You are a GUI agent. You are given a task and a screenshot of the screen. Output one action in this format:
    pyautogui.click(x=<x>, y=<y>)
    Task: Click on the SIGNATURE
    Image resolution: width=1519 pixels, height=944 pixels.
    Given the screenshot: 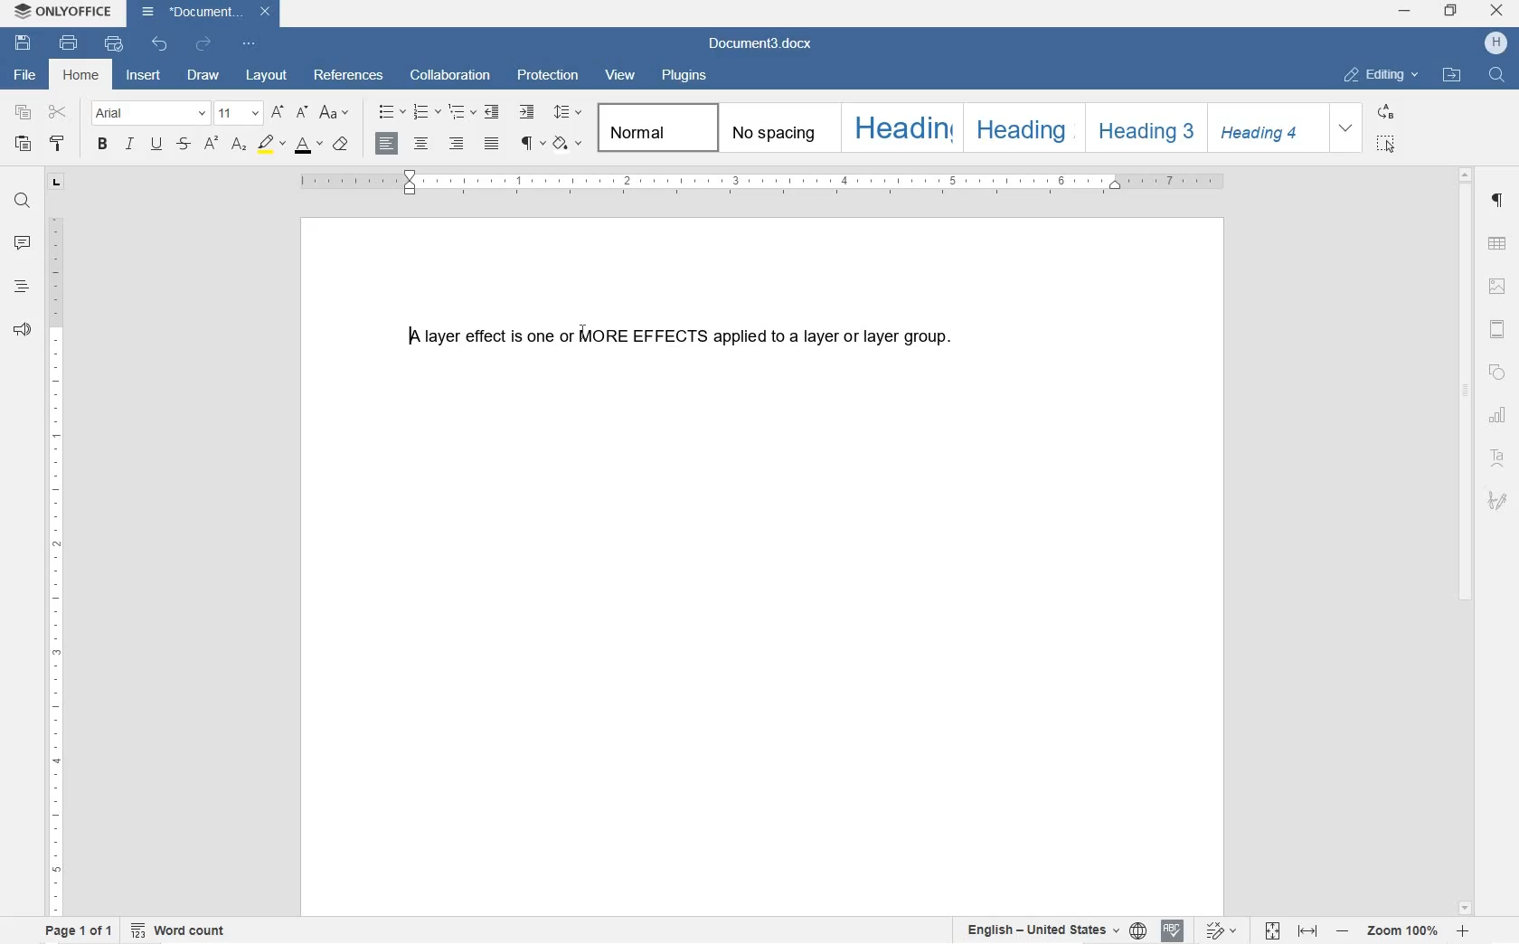 What is the action you would take?
    pyautogui.click(x=1498, y=498)
    